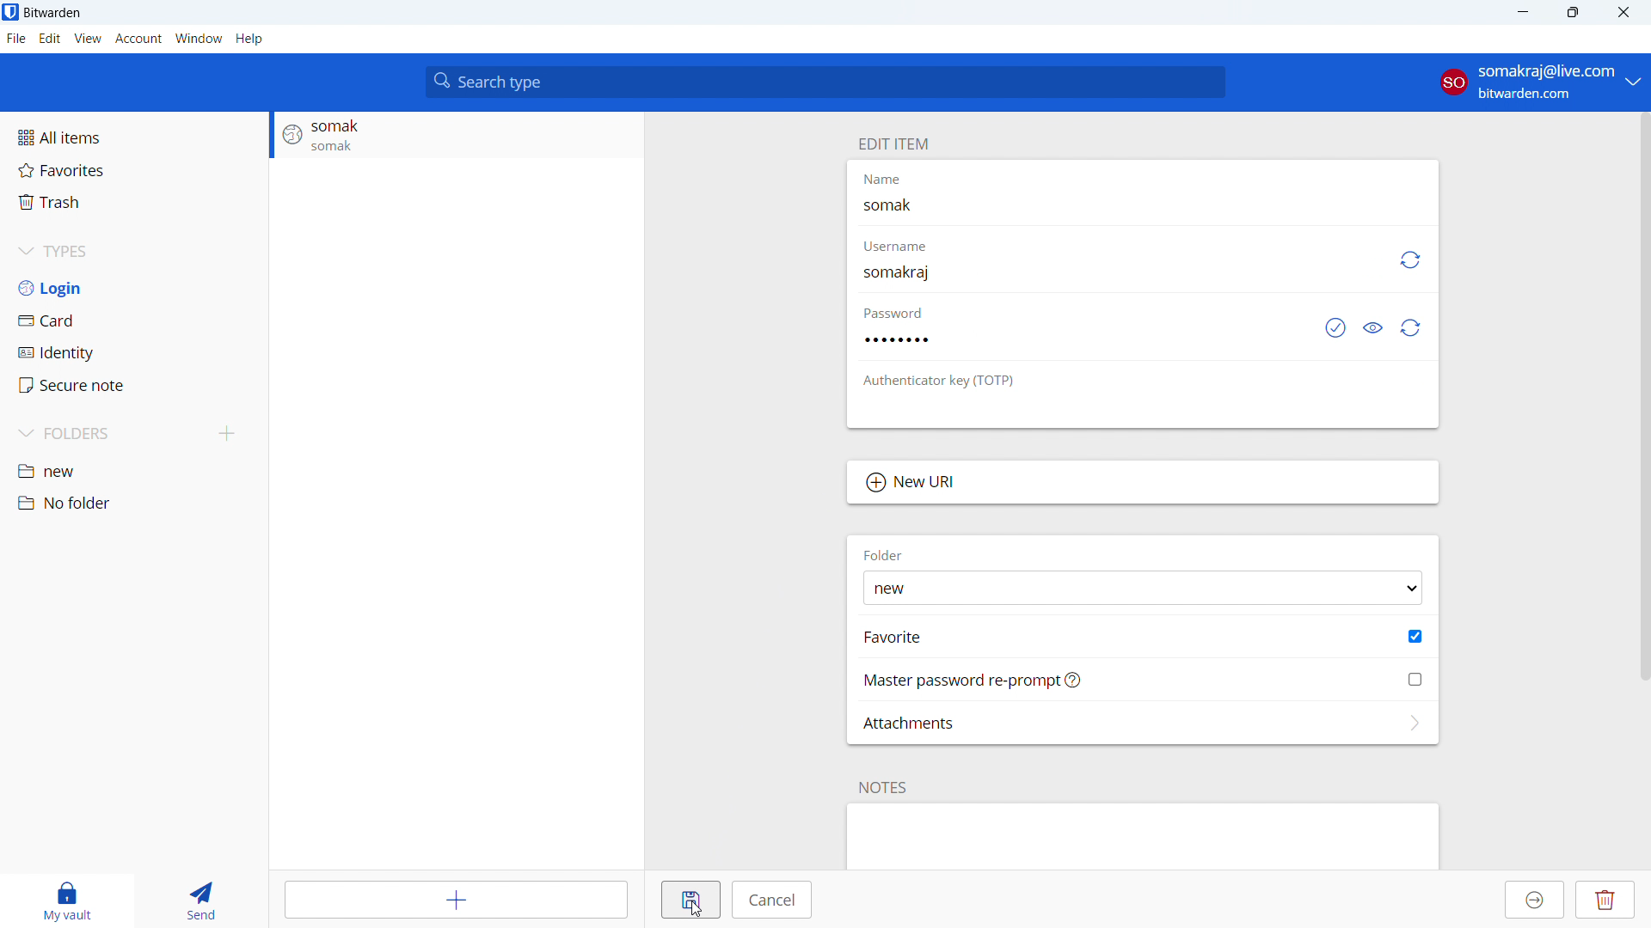 The image size is (1651, 928). Describe the element at coordinates (883, 553) in the screenshot. I see `FOLDER` at that location.